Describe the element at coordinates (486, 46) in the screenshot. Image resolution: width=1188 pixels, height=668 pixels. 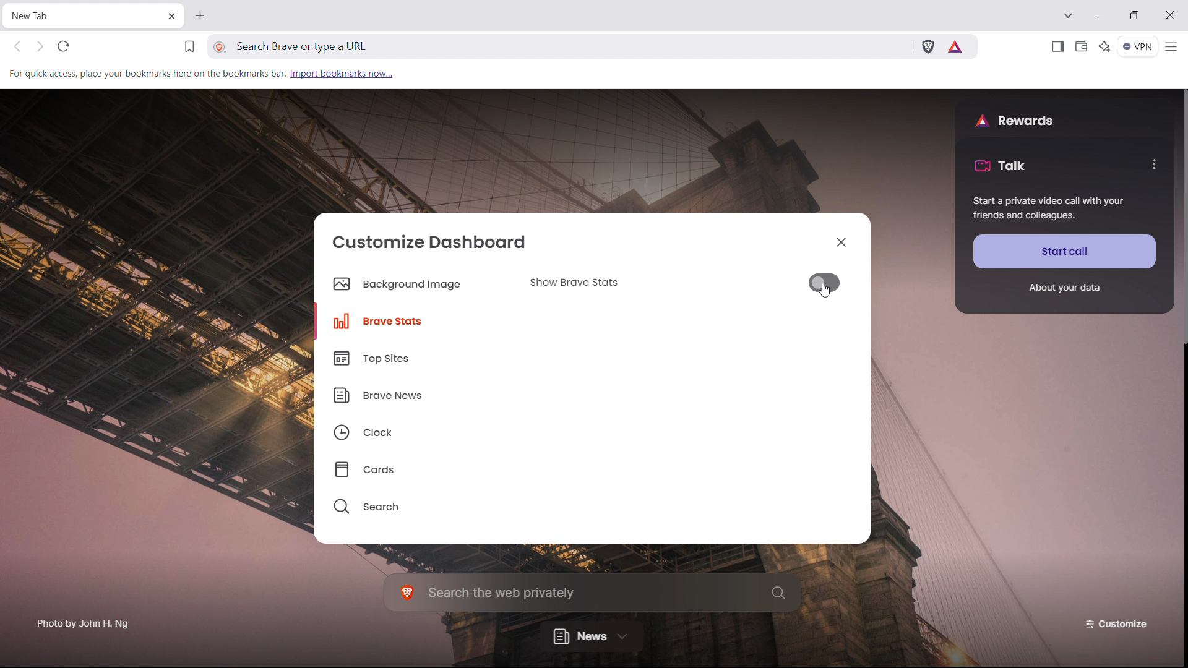
I see `search brave or type a URL` at that location.